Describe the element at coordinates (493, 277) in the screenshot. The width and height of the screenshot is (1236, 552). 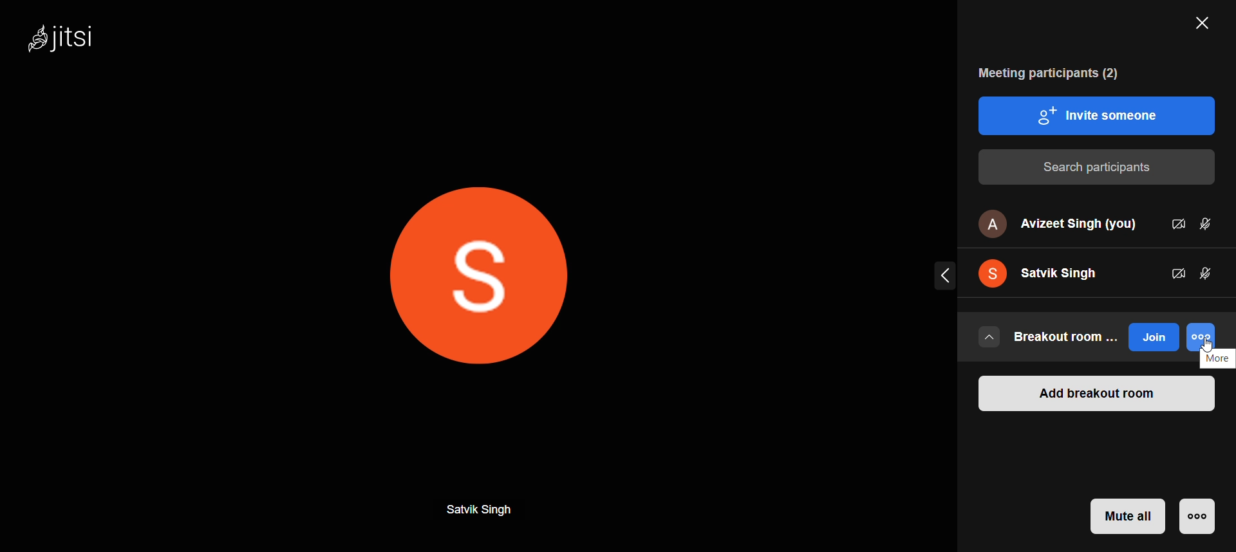
I see `display picture` at that location.